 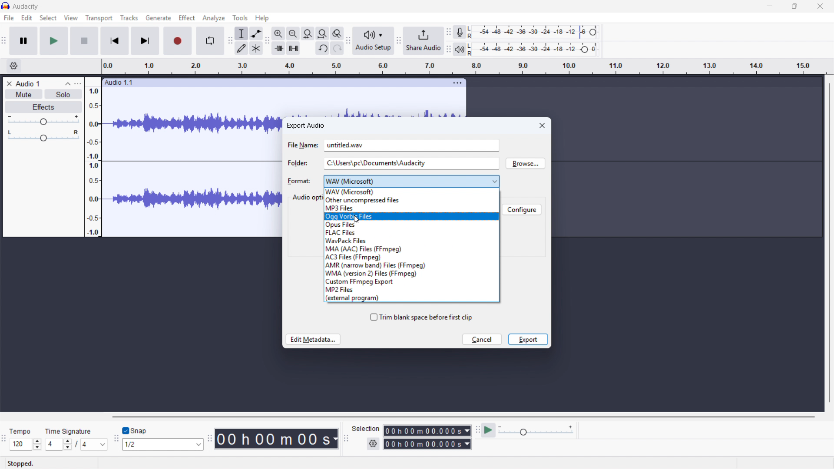 What do you see at coordinates (411, 249) in the screenshot?
I see `M4A ` at bounding box center [411, 249].